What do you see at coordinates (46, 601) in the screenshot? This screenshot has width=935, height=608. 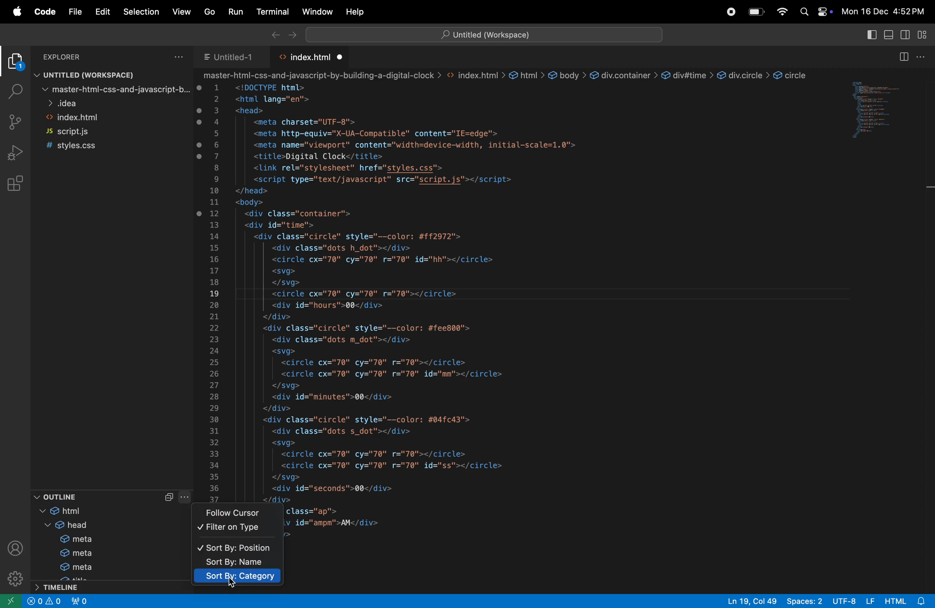 I see `` at bounding box center [46, 601].